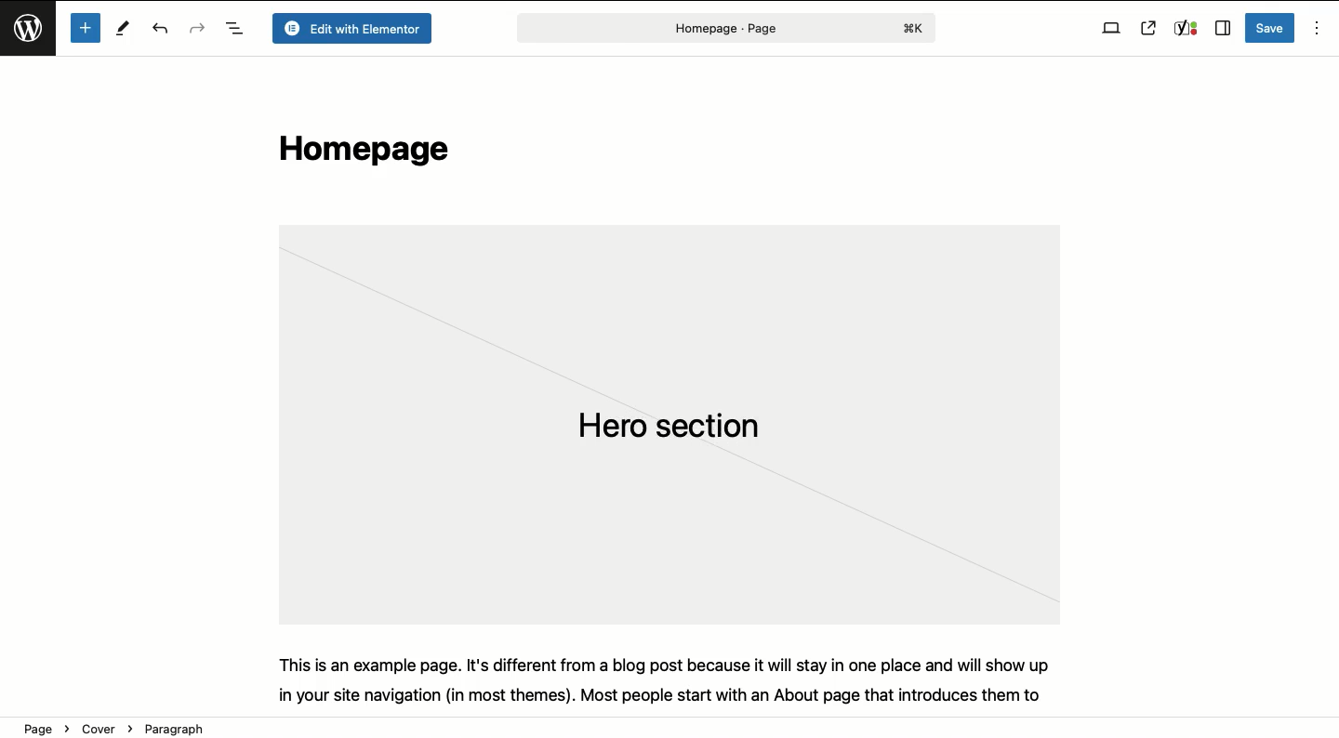 This screenshot has width=1339, height=738. Describe the element at coordinates (723, 28) in the screenshot. I see `Page` at that location.